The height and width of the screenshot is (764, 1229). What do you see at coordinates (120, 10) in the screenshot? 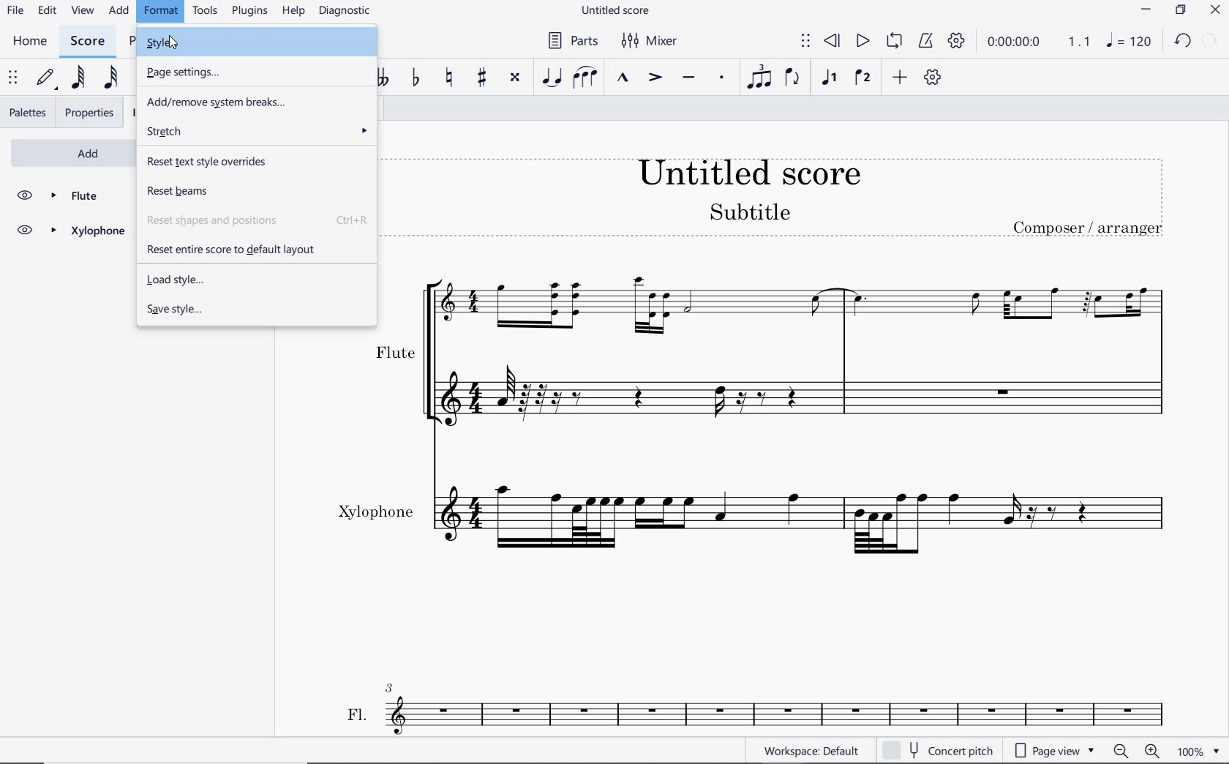
I see `ADD` at bounding box center [120, 10].